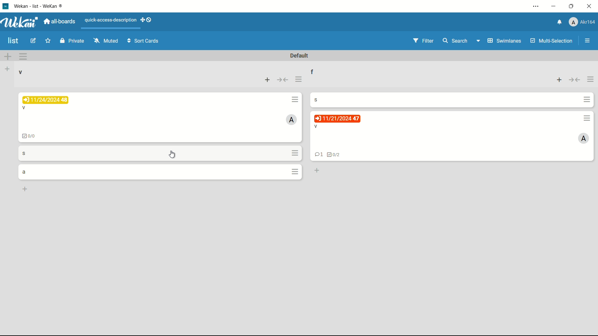 This screenshot has width=598, height=336. Describe the element at coordinates (423, 40) in the screenshot. I see `filter` at that location.